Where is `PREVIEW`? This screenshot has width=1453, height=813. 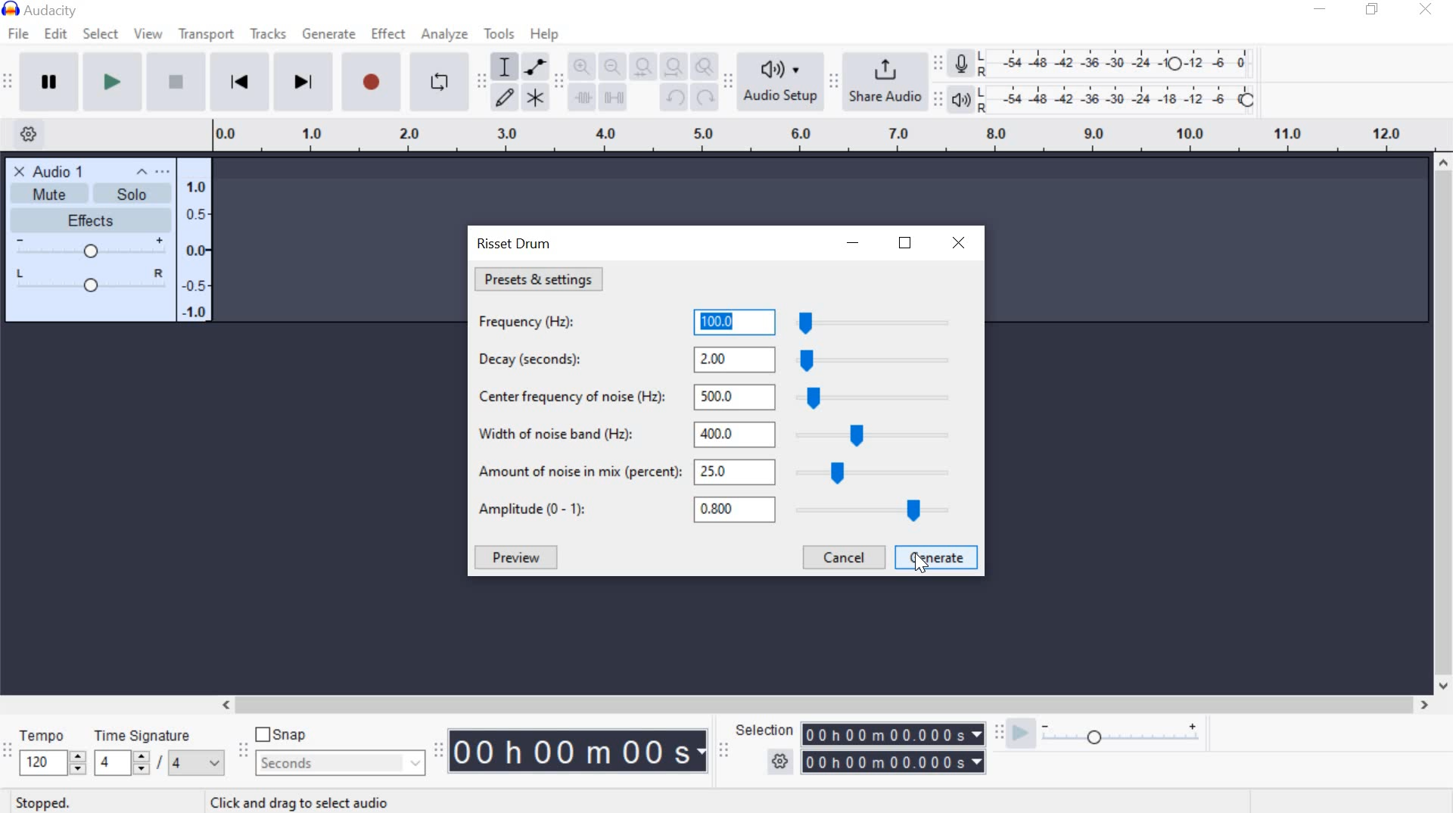 PREVIEW is located at coordinates (518, 559).